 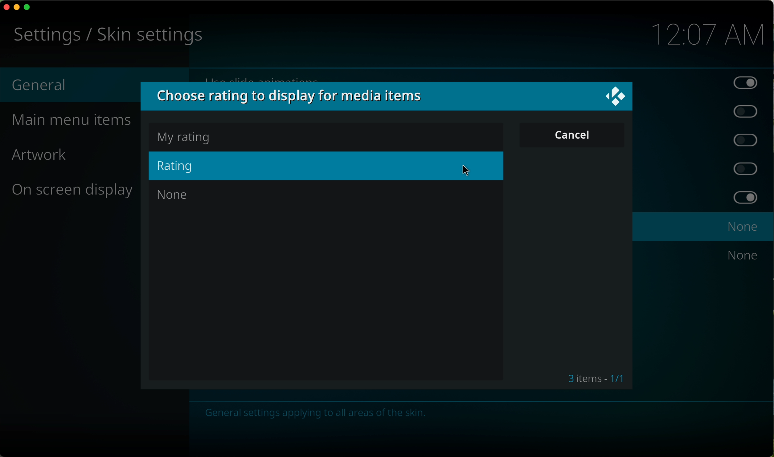 What do you see at coordinates (17, 9) in the screenshot?
I see `minimize` at bounding box center [17, 9].